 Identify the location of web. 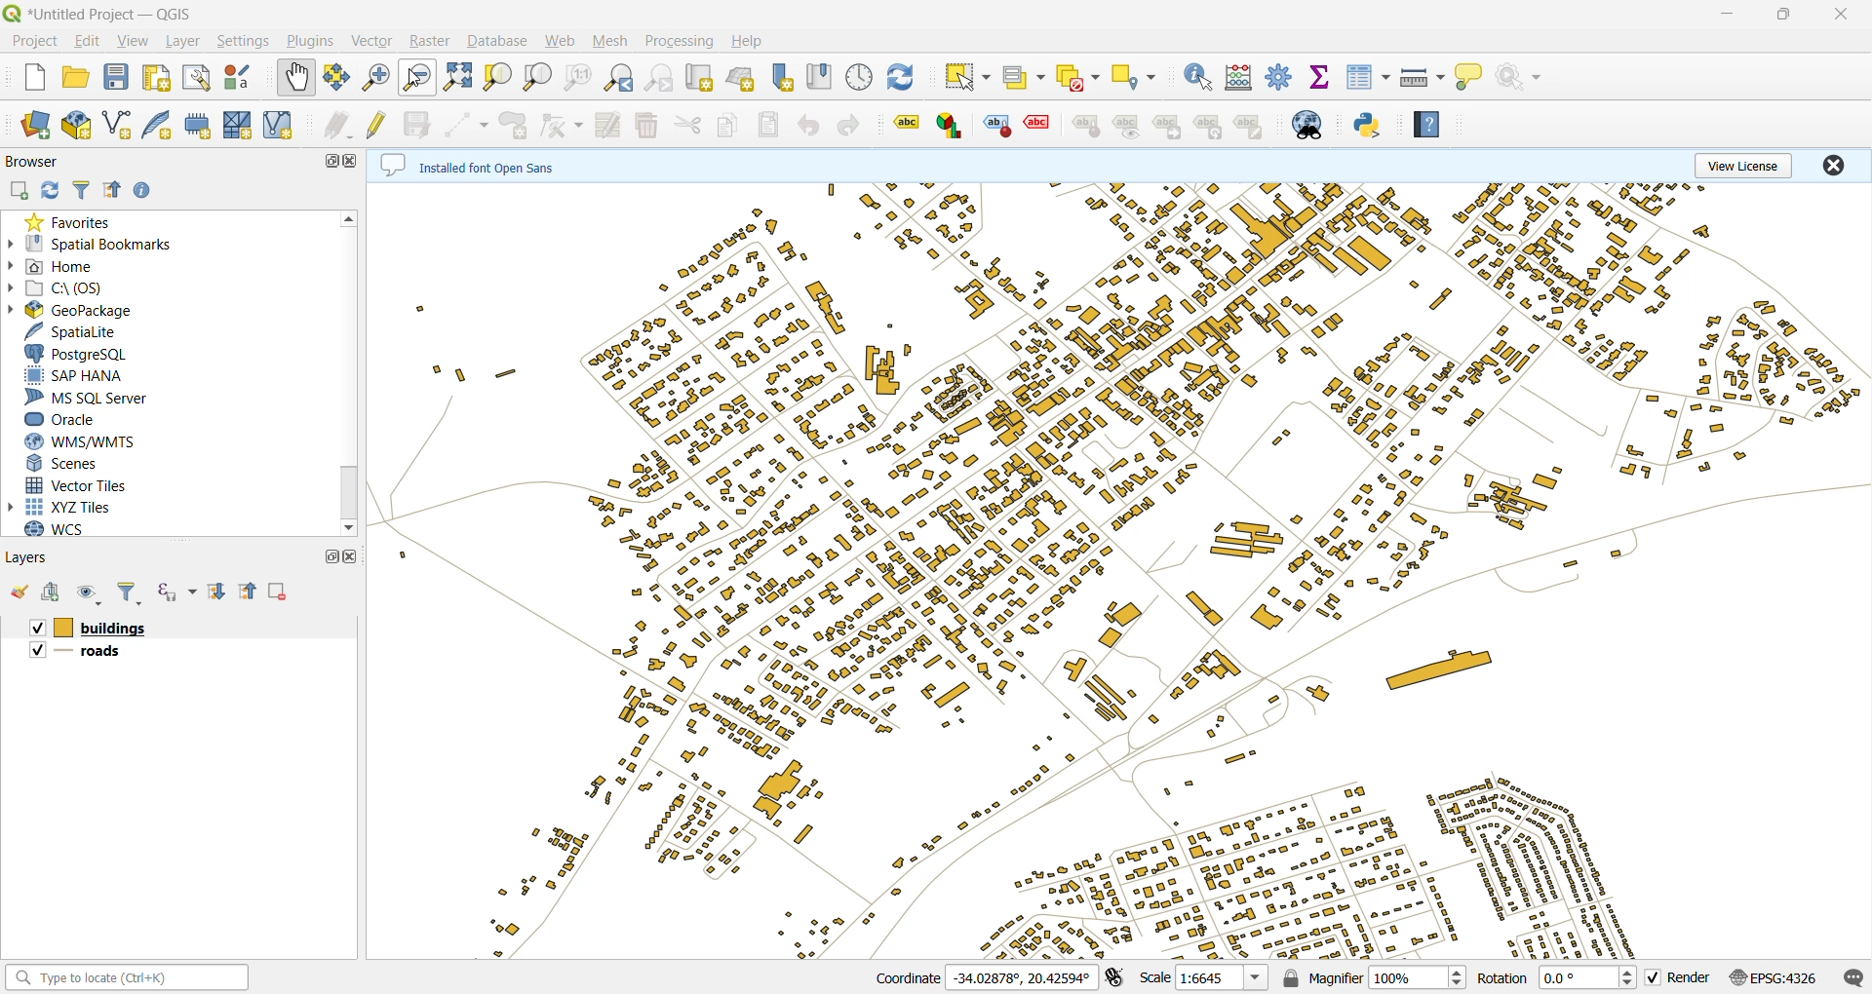
(565, 44).